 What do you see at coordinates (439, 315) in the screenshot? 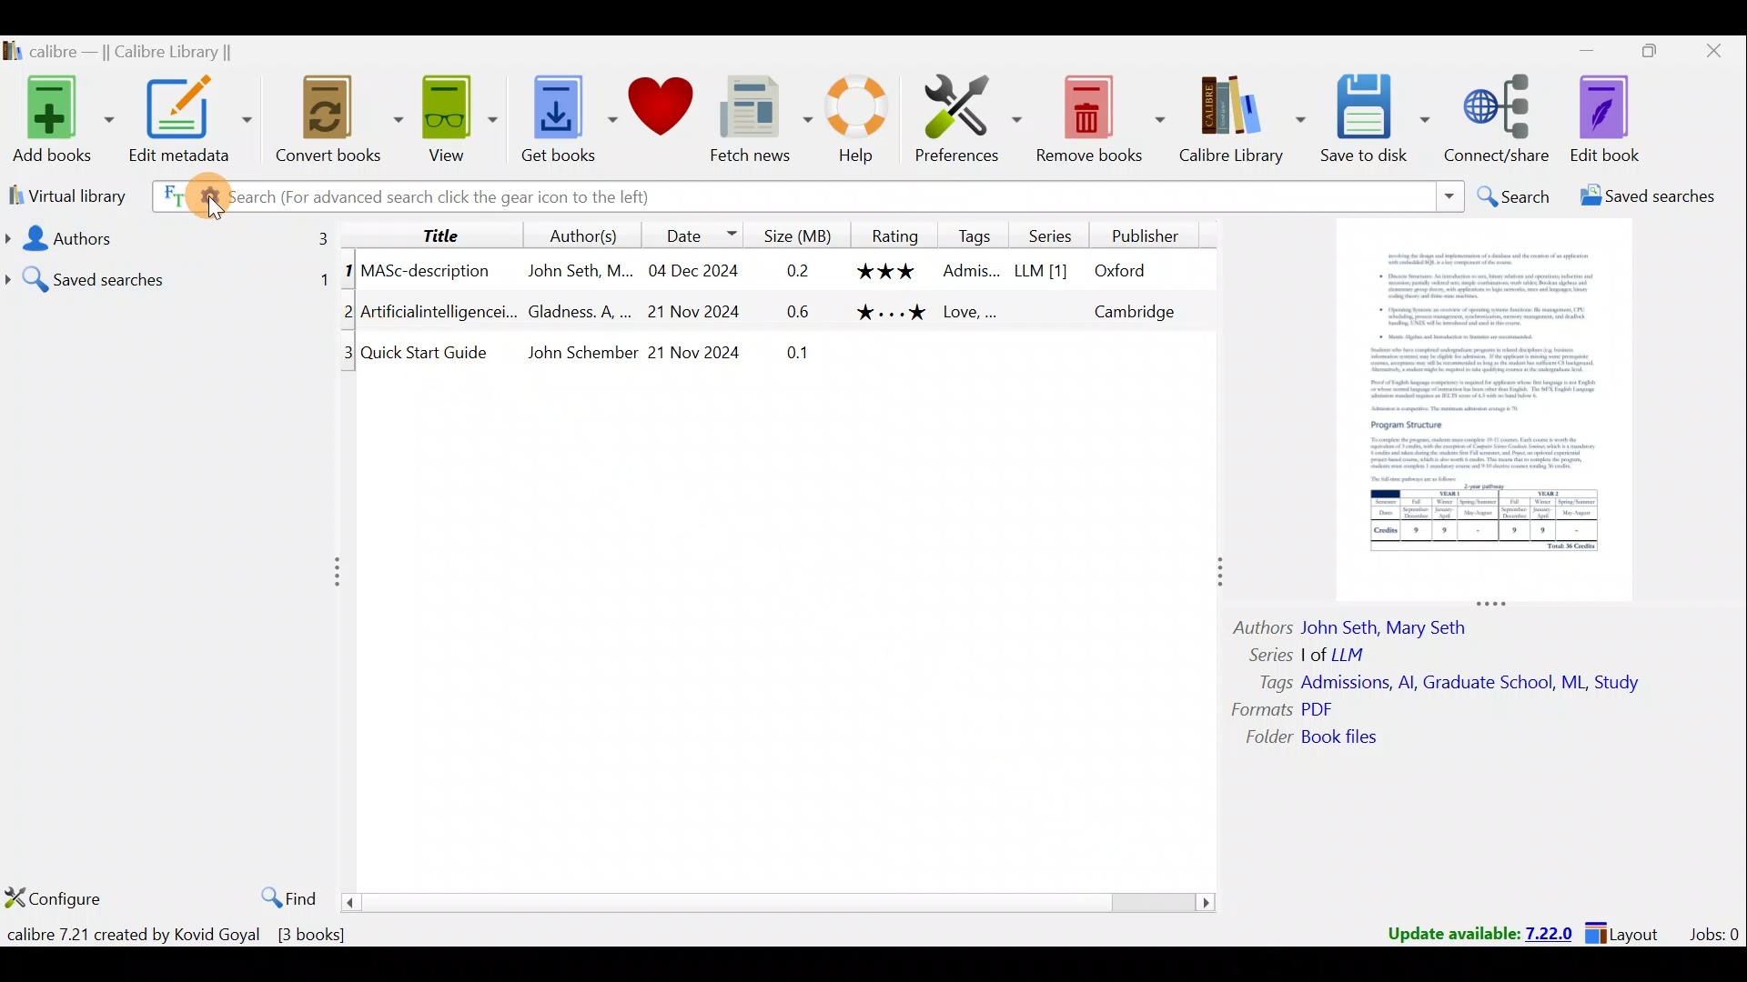
I see `Artficialintelligencei...` at bounding box center [439, 315].